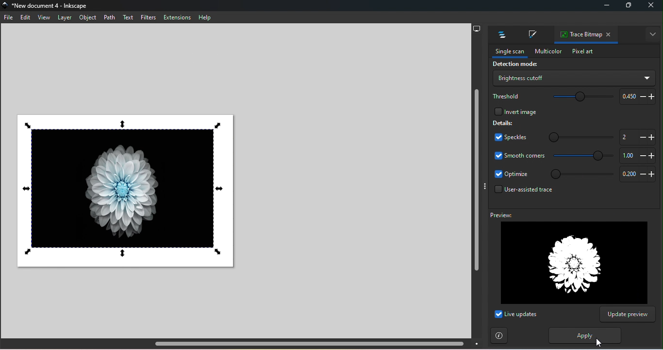  I want to click on Cursor, so click(598, 343).